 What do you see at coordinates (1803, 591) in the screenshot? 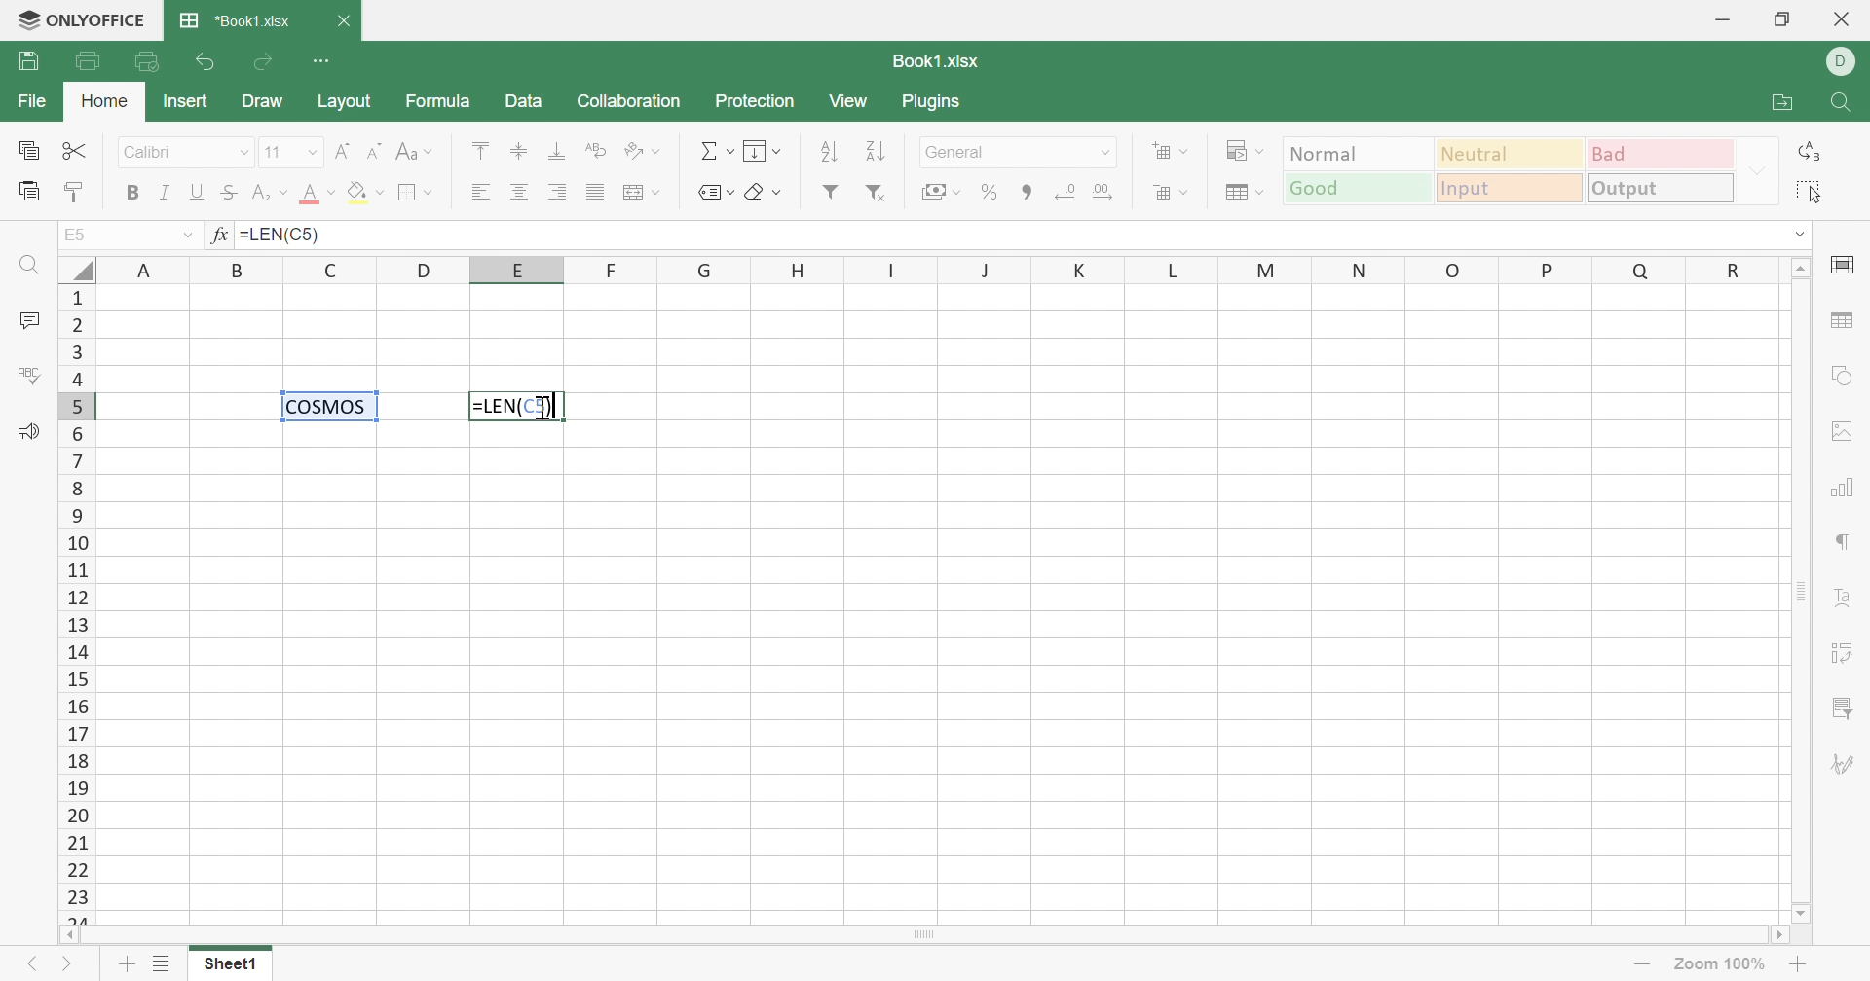
I see `Scroll bar` at bounding box center [1803, 591].